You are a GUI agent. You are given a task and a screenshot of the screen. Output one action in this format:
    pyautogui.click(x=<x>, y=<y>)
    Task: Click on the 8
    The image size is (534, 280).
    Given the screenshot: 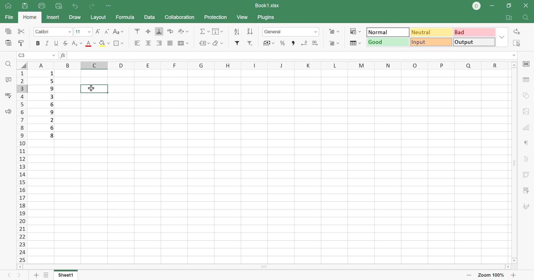 What is the action you would take?
    pyautogui.click(x=52, y=136)
    